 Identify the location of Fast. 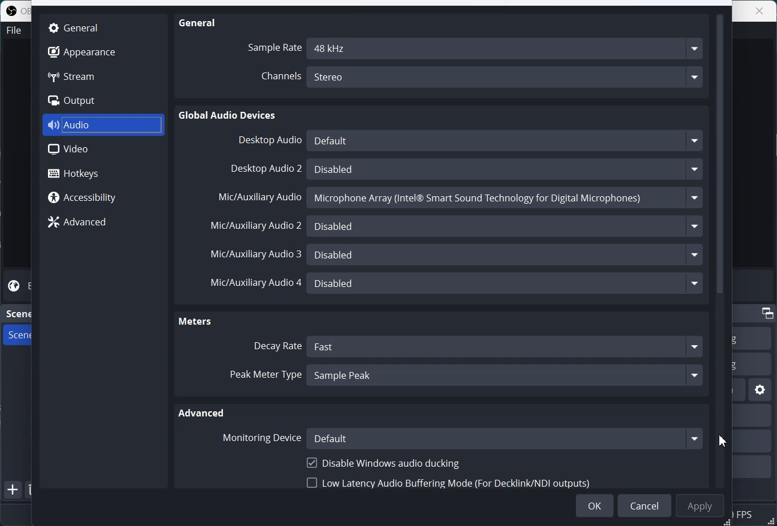
(506, 347).